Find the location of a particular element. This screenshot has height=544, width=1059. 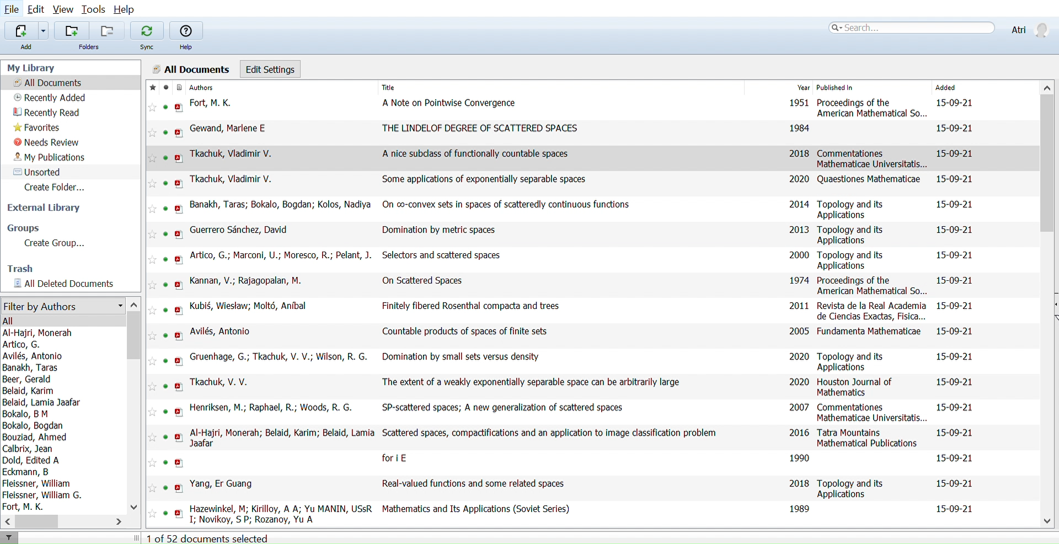

Dold, Edited A is located at coordinates (33, 460).